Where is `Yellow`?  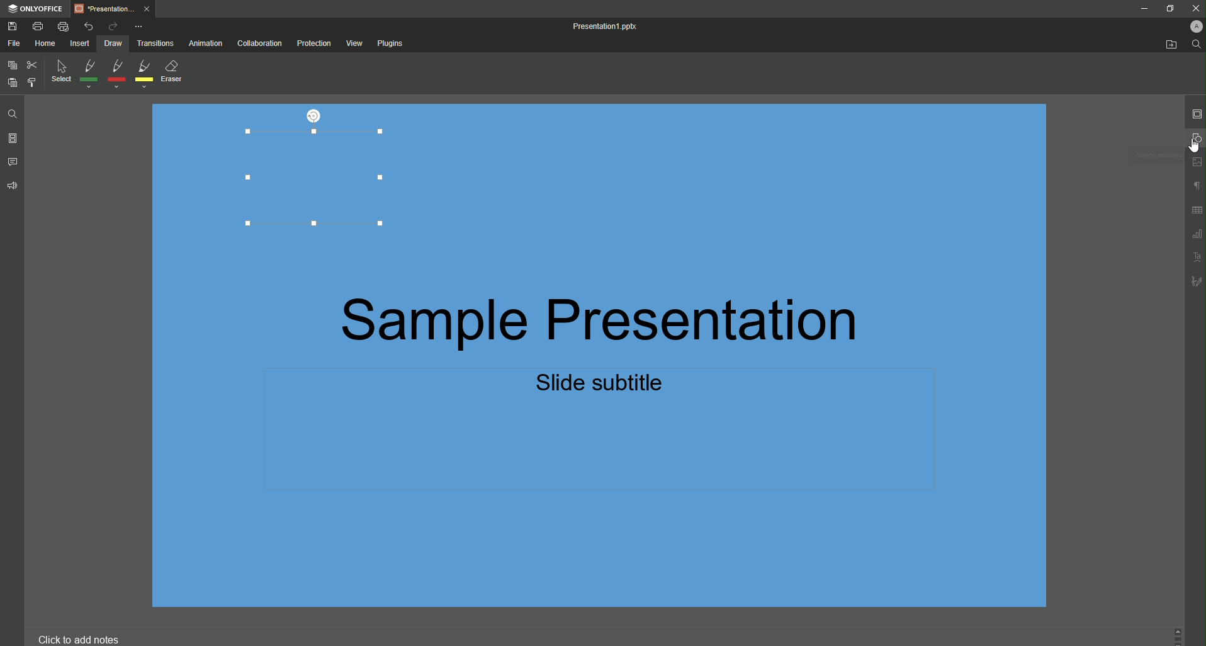
Yellow is located at coordinates (145, 74).